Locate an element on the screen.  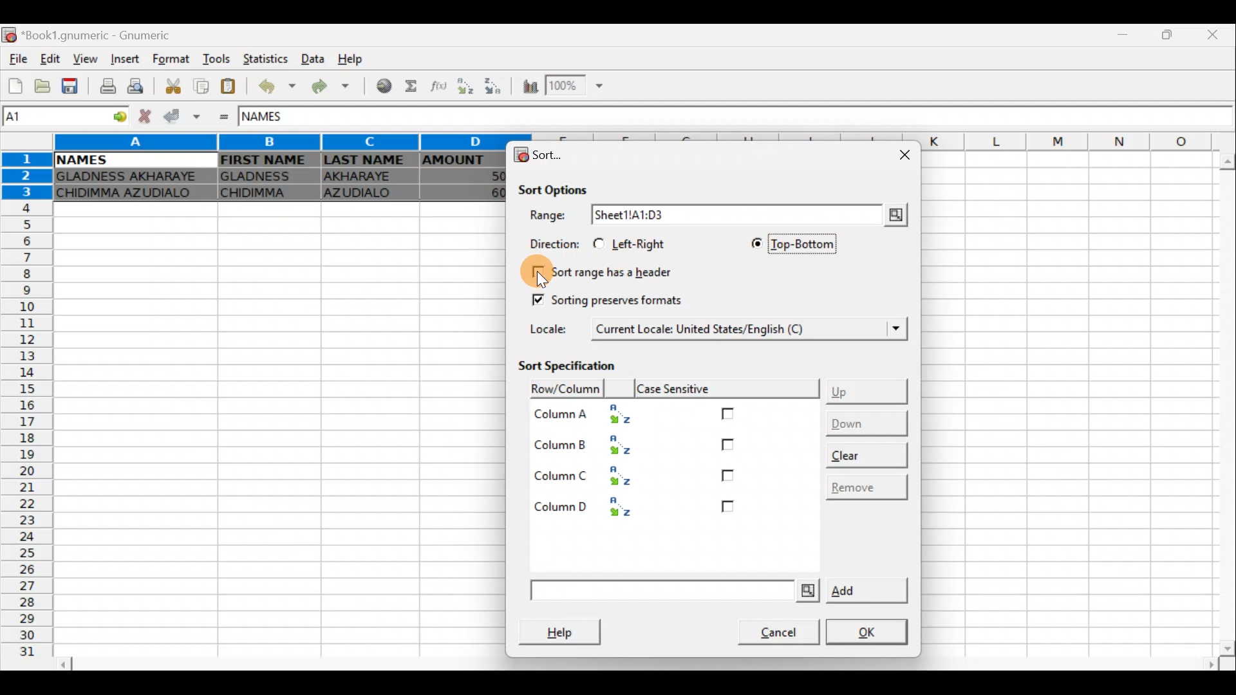
NAMES is located at coordinates (80, 160).